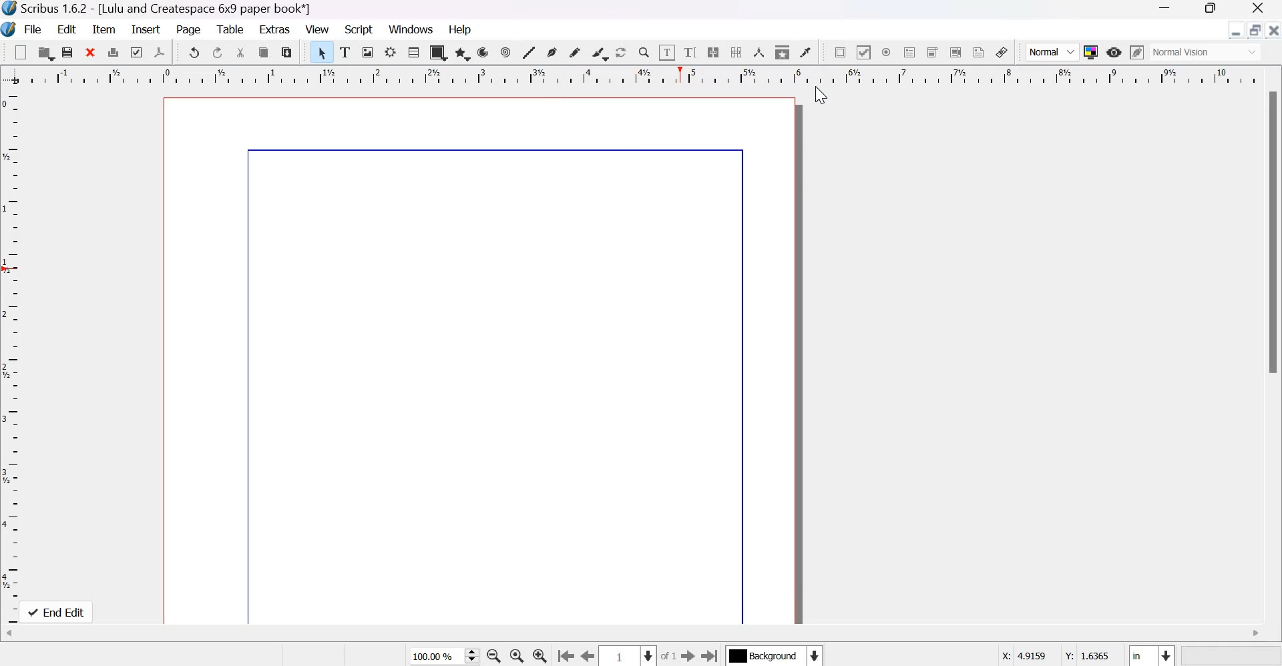 This screenshot has width=1282, height=666. Describe the element at coordinates (218, 52) in the screenshot. I see `redo` at that location.